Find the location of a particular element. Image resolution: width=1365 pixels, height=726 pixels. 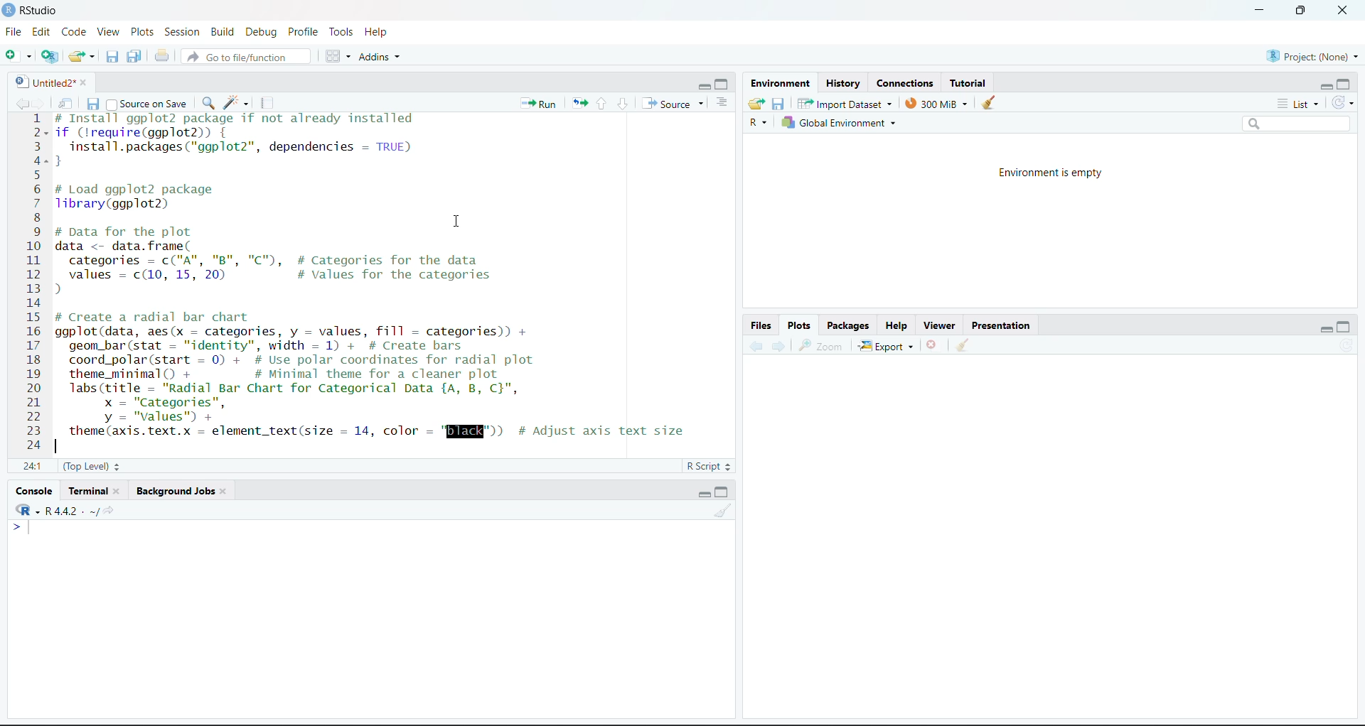

new file is located at coordinates (18, 57).